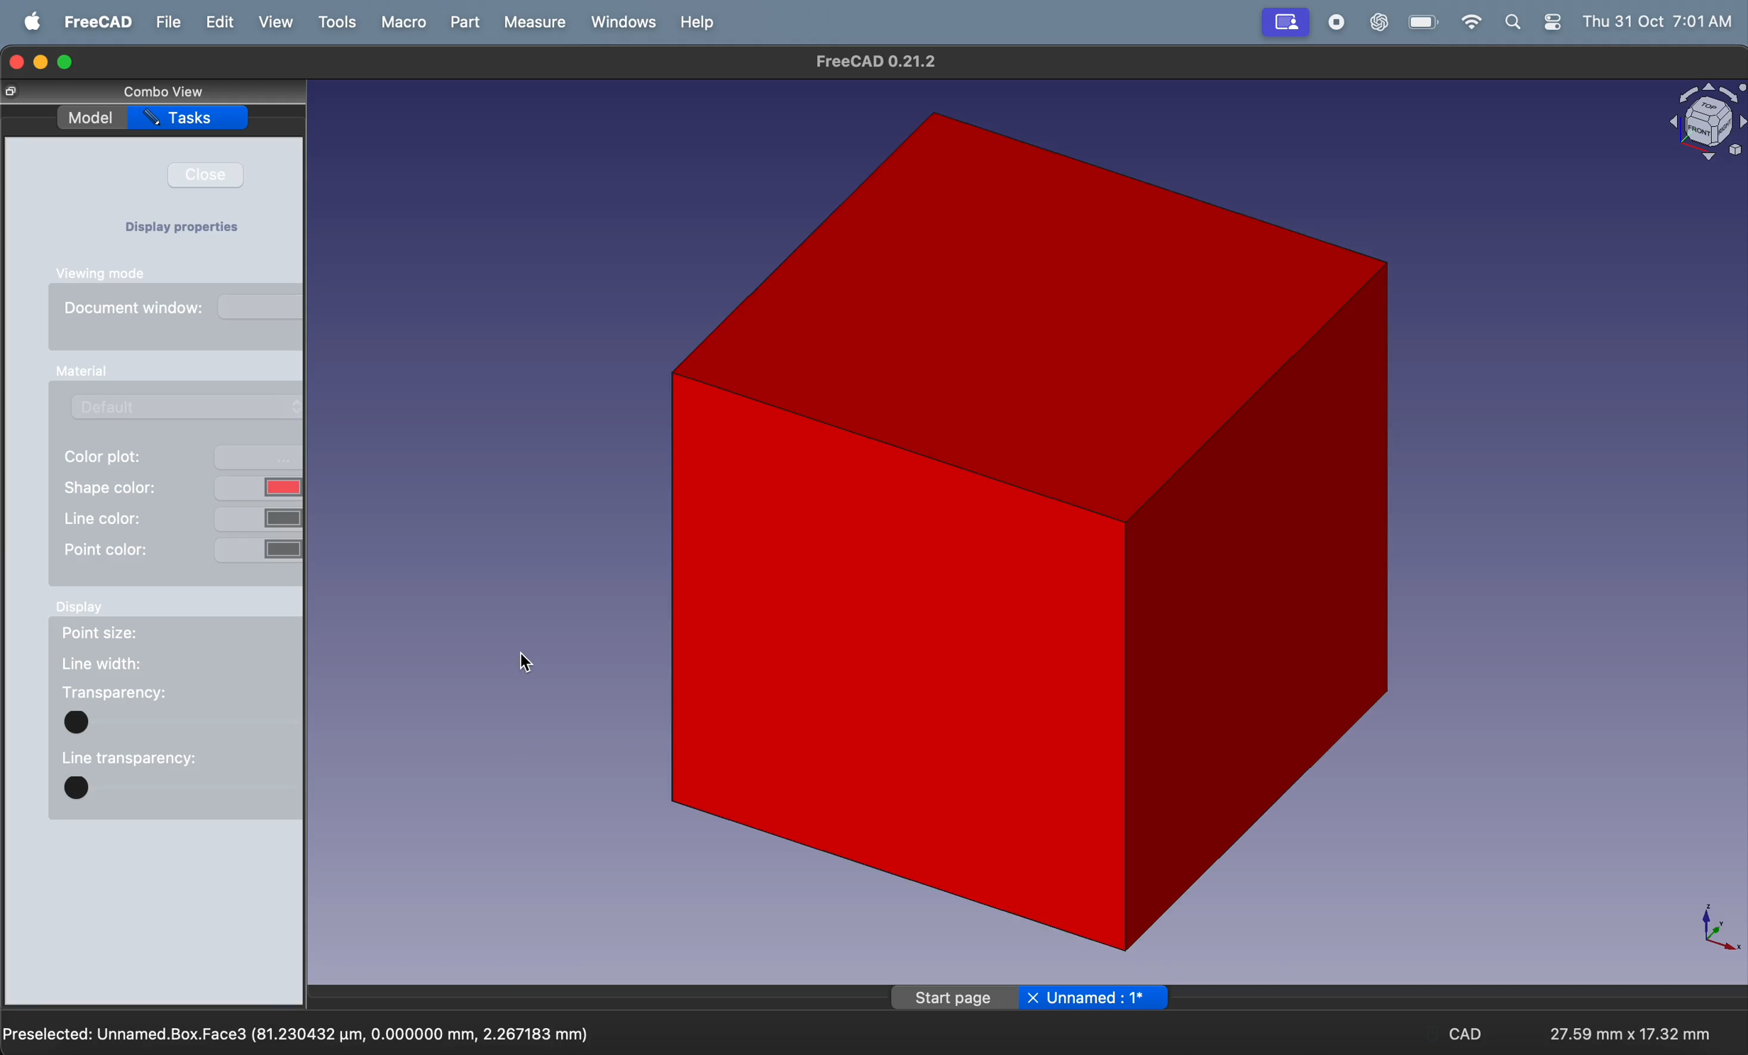  I want to click on chatgpt, so click(1378, 23).